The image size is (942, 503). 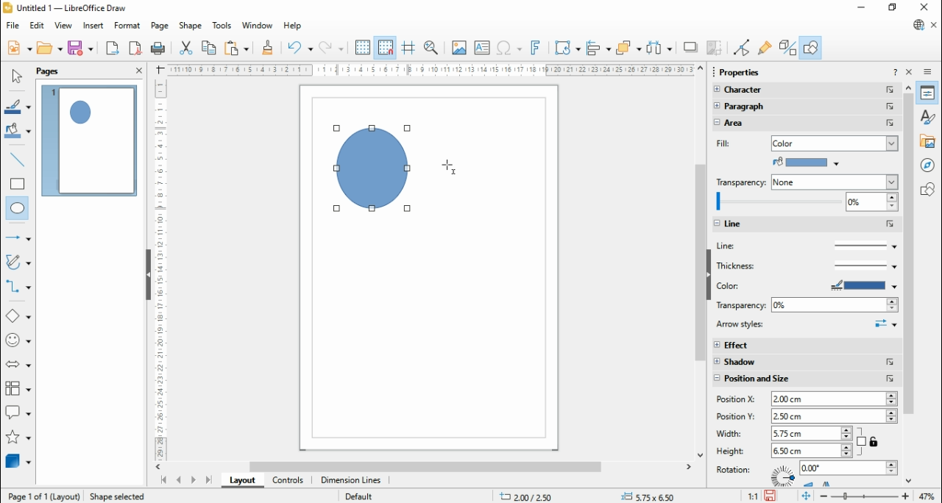 What do you see at coordinates (180, 480) in the screenshot?
I see `previous page` at bounding box center [180, 480].